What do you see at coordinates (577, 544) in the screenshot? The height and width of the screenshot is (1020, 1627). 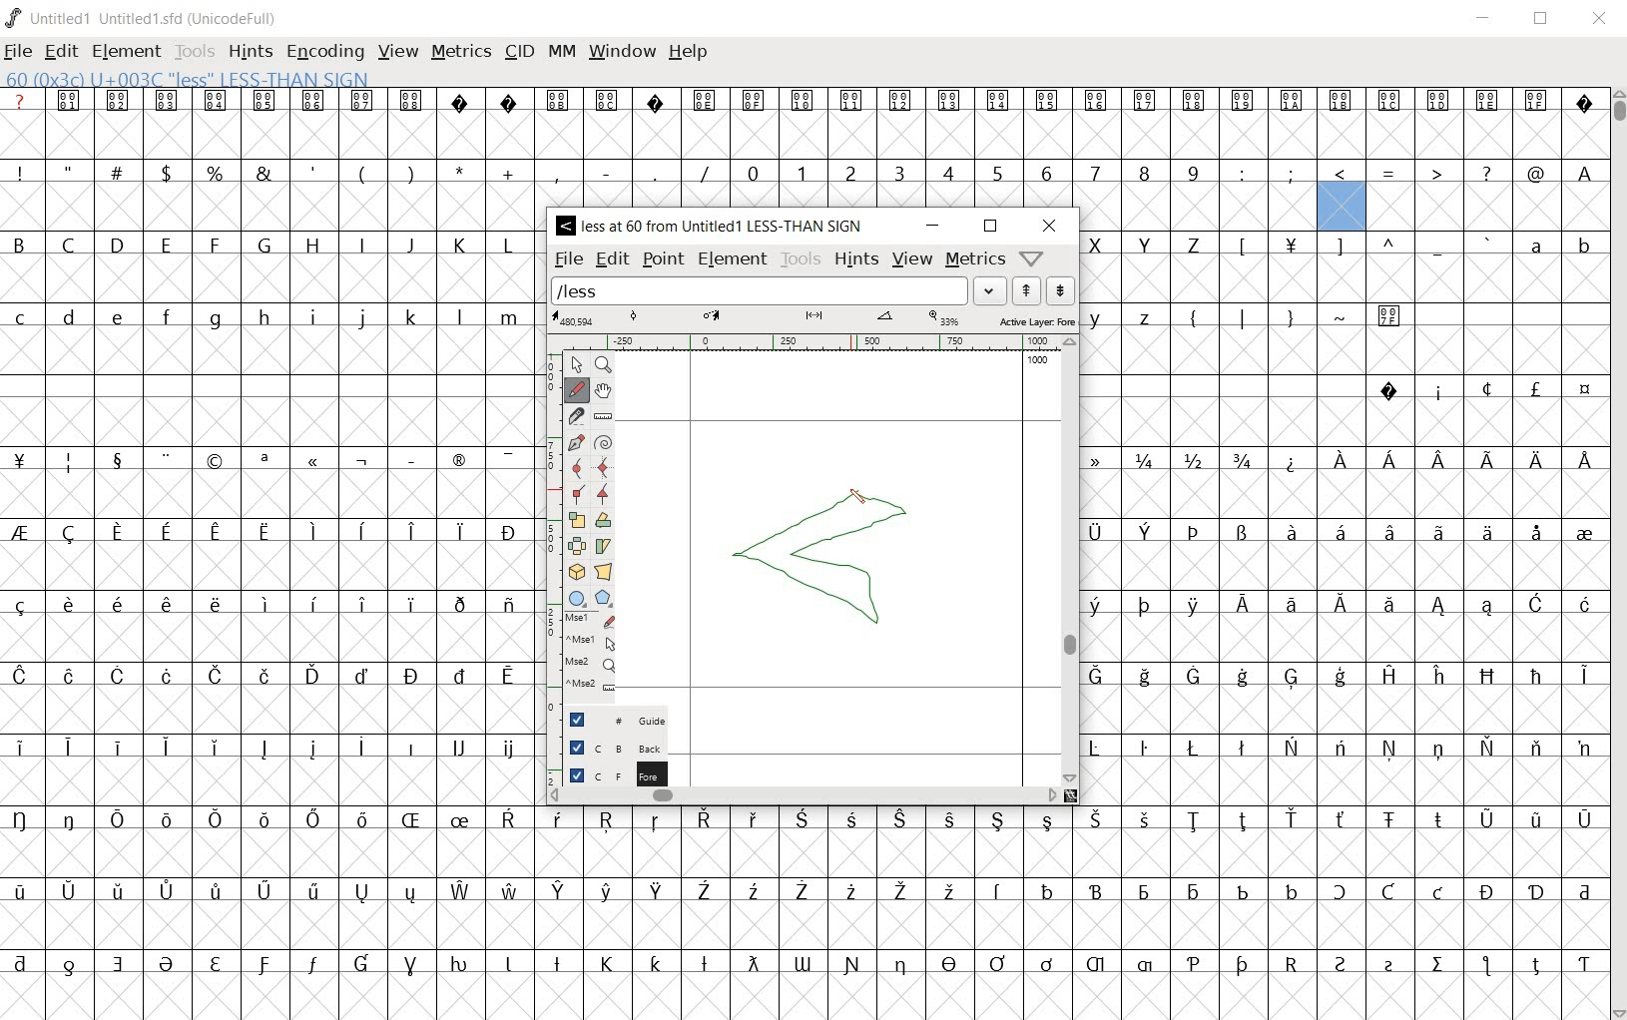 I see `flip the selection` at bounding box center [577, 544].